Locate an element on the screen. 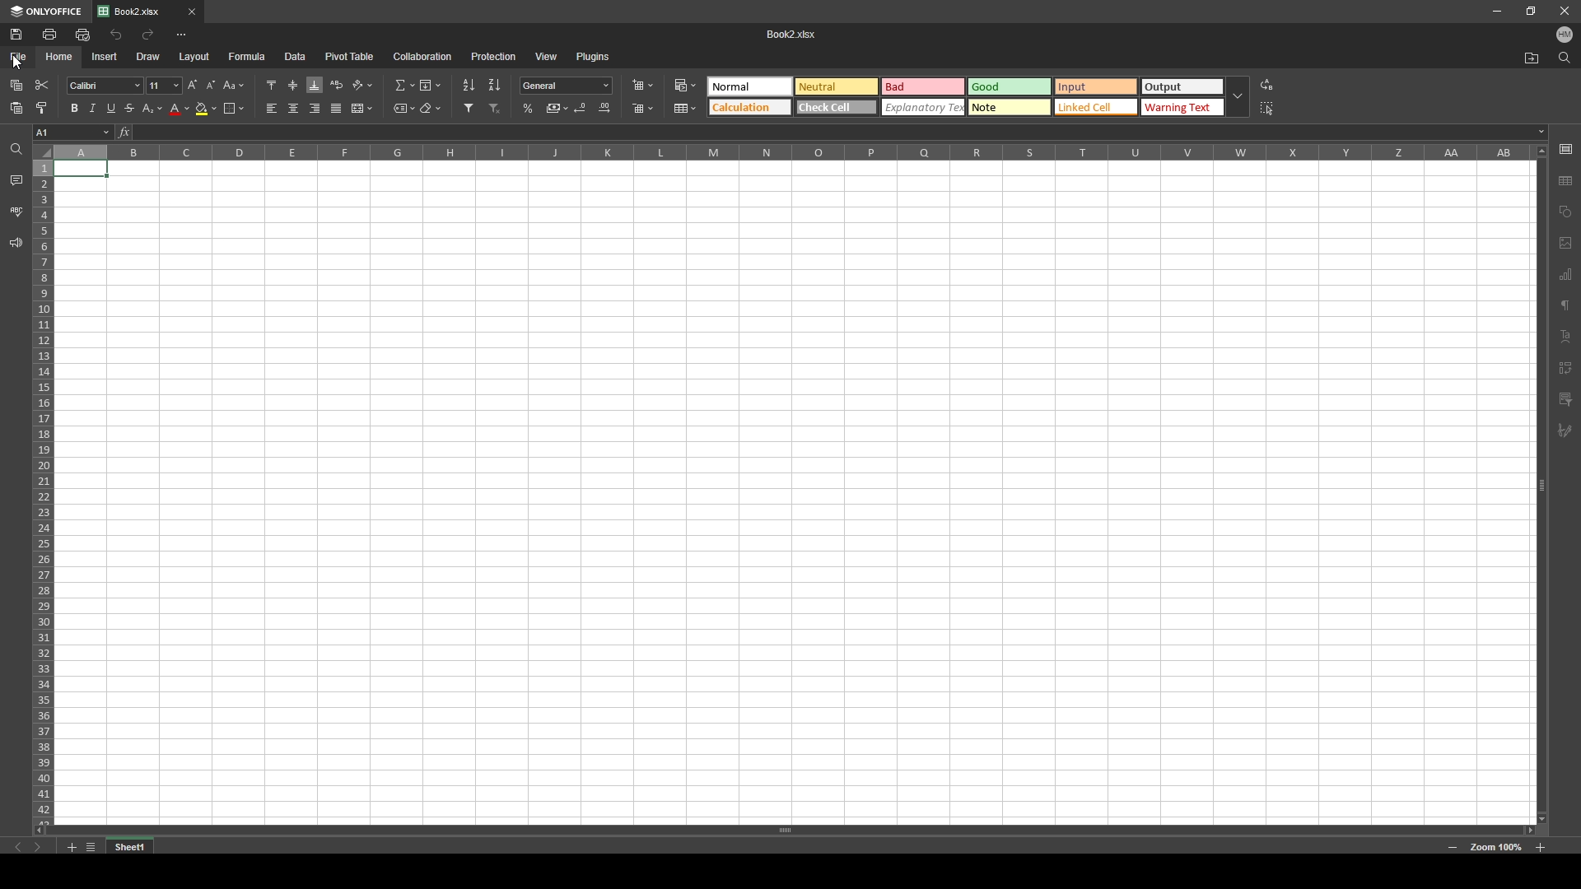  spreadsheet is located at coordinates (792, 491).